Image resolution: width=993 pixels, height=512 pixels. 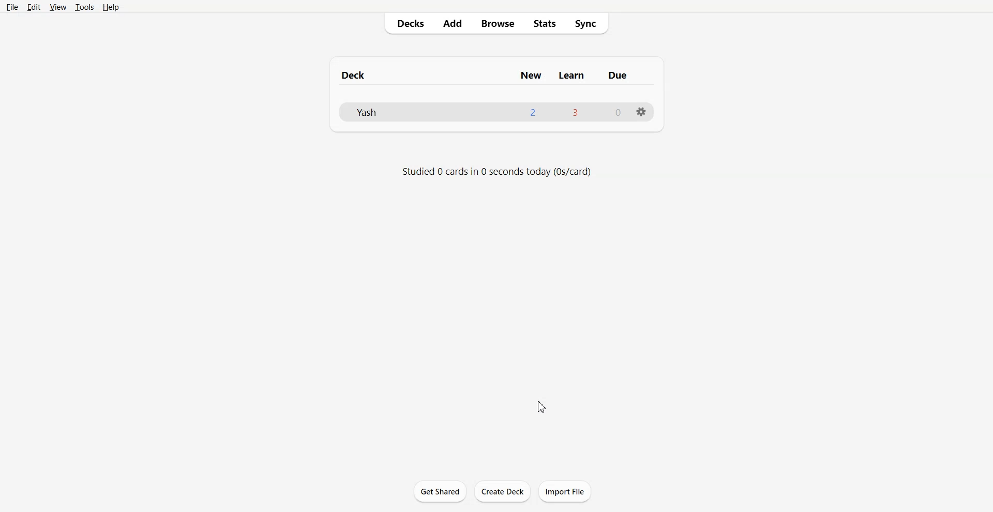 I want to click on Deck, so click(x=355, y=75).